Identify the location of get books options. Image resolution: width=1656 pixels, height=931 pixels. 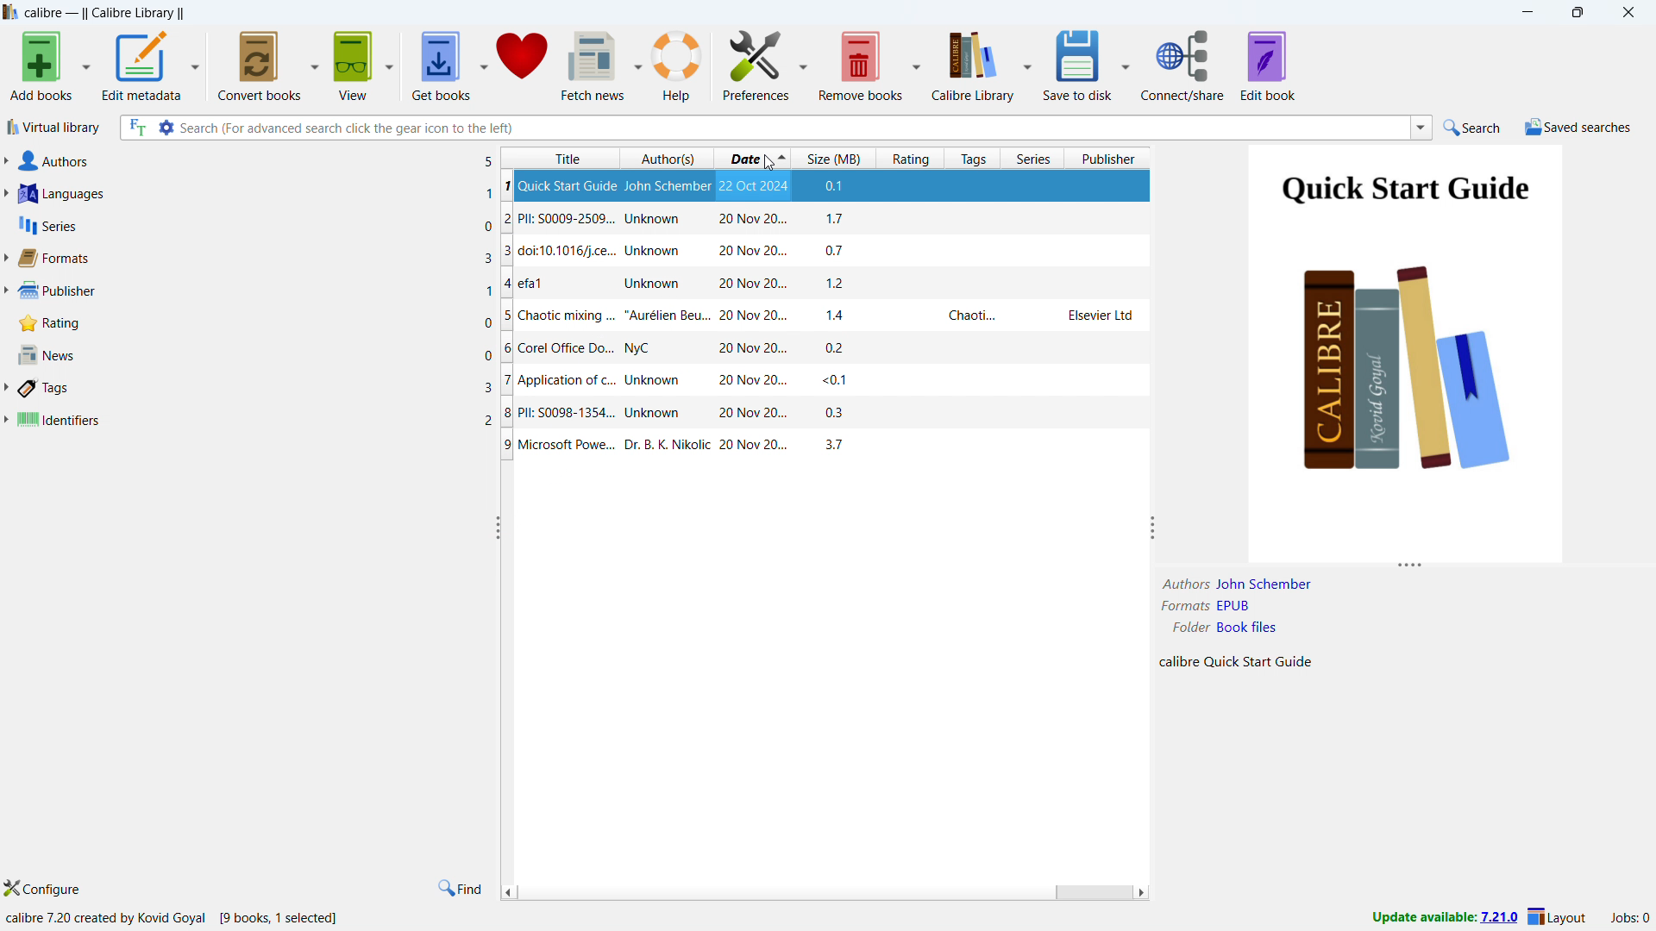
(484, 63).